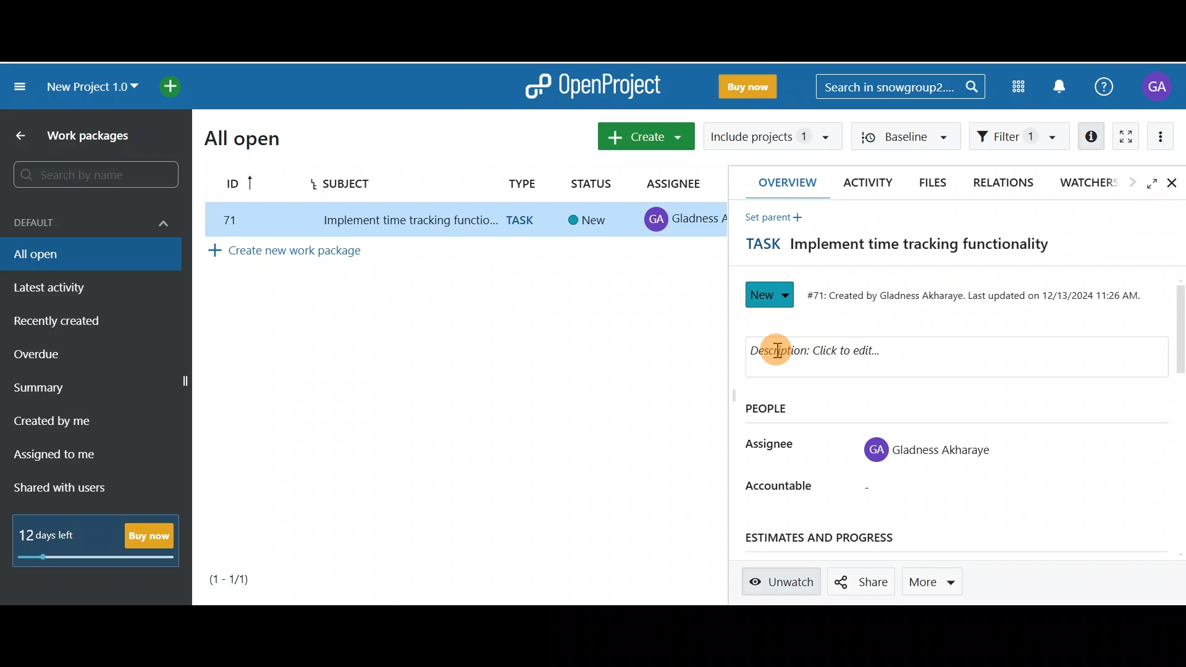 This screenshot has height=667, width=1186. What do you see at coordinates (318, 253) in the screenshot?
I see `Create new work package` at bounding box center [318, 253].